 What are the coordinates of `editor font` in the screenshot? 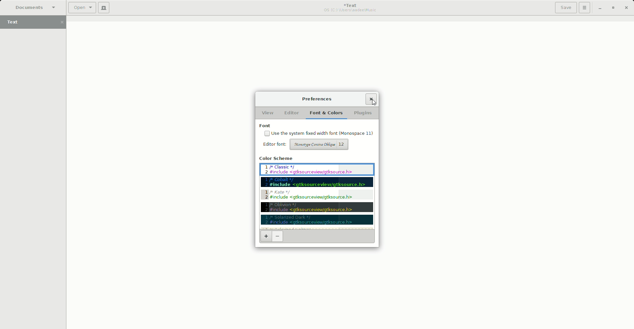 It's located at (273, 144).